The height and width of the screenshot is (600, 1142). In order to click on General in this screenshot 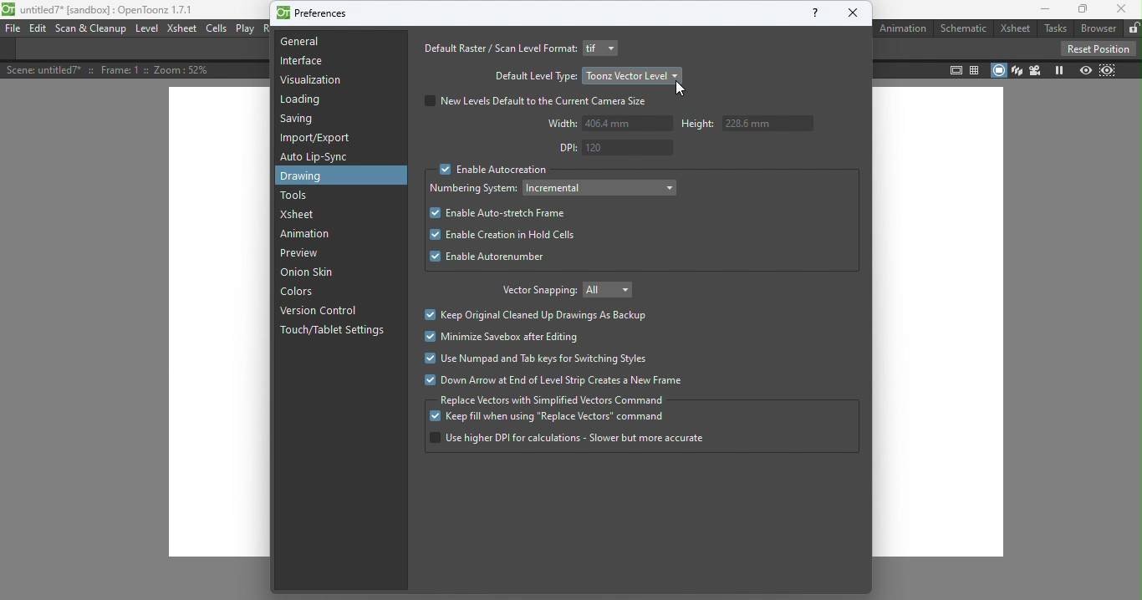, I will do `click(308, 43)`.